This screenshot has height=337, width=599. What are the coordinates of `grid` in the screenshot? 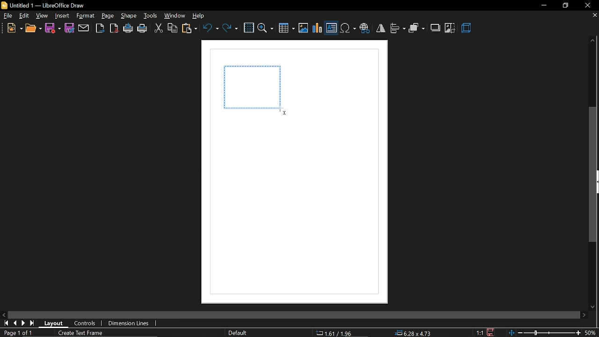 It's located at (248, 28).